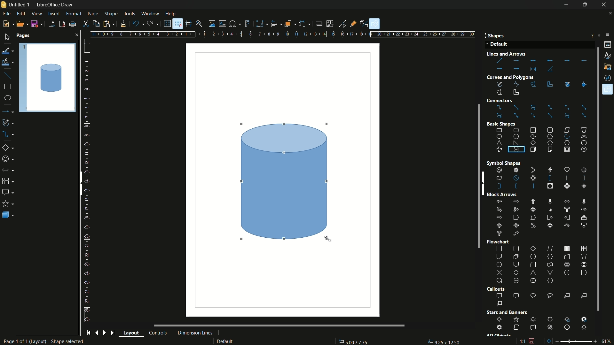 Image resolution: width=614 pixels, height=345 pixels. What do you see at coordinates (540, 65) in the screenshot?
I see `lines and arrows` at bounding box center [540, 65].